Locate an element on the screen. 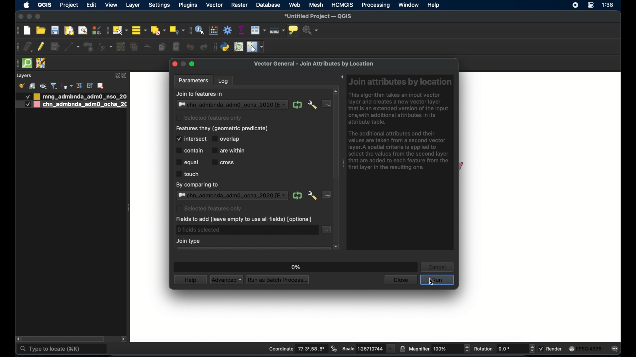 The width and height of the screenshot is (636, 357). collapse is located at coordinates (89, 86).